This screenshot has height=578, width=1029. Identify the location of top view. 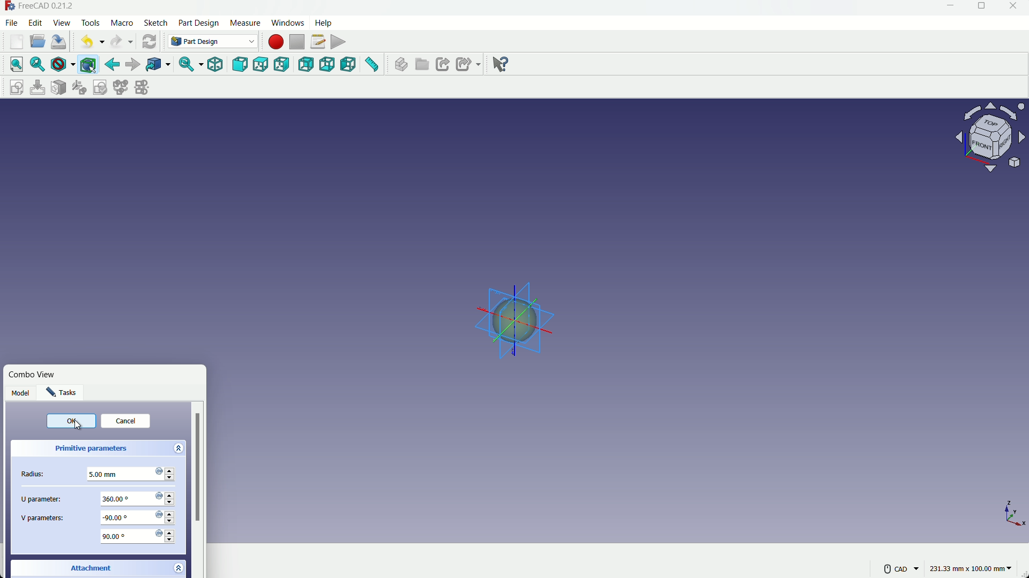
(261, 64).